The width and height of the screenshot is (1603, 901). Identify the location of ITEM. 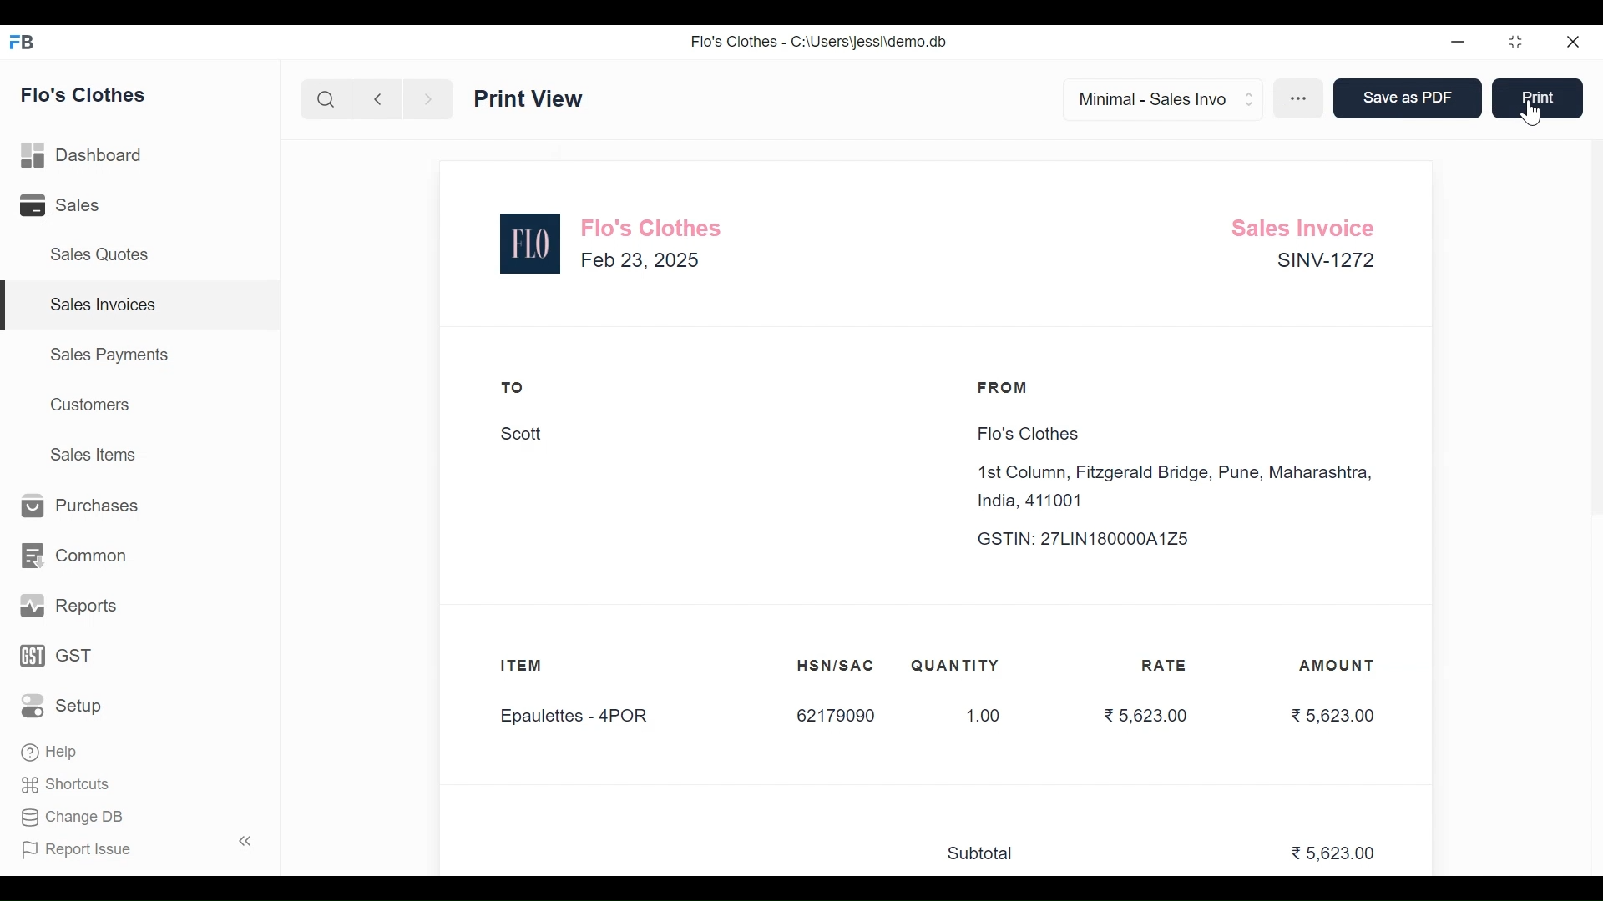
(538, 667).